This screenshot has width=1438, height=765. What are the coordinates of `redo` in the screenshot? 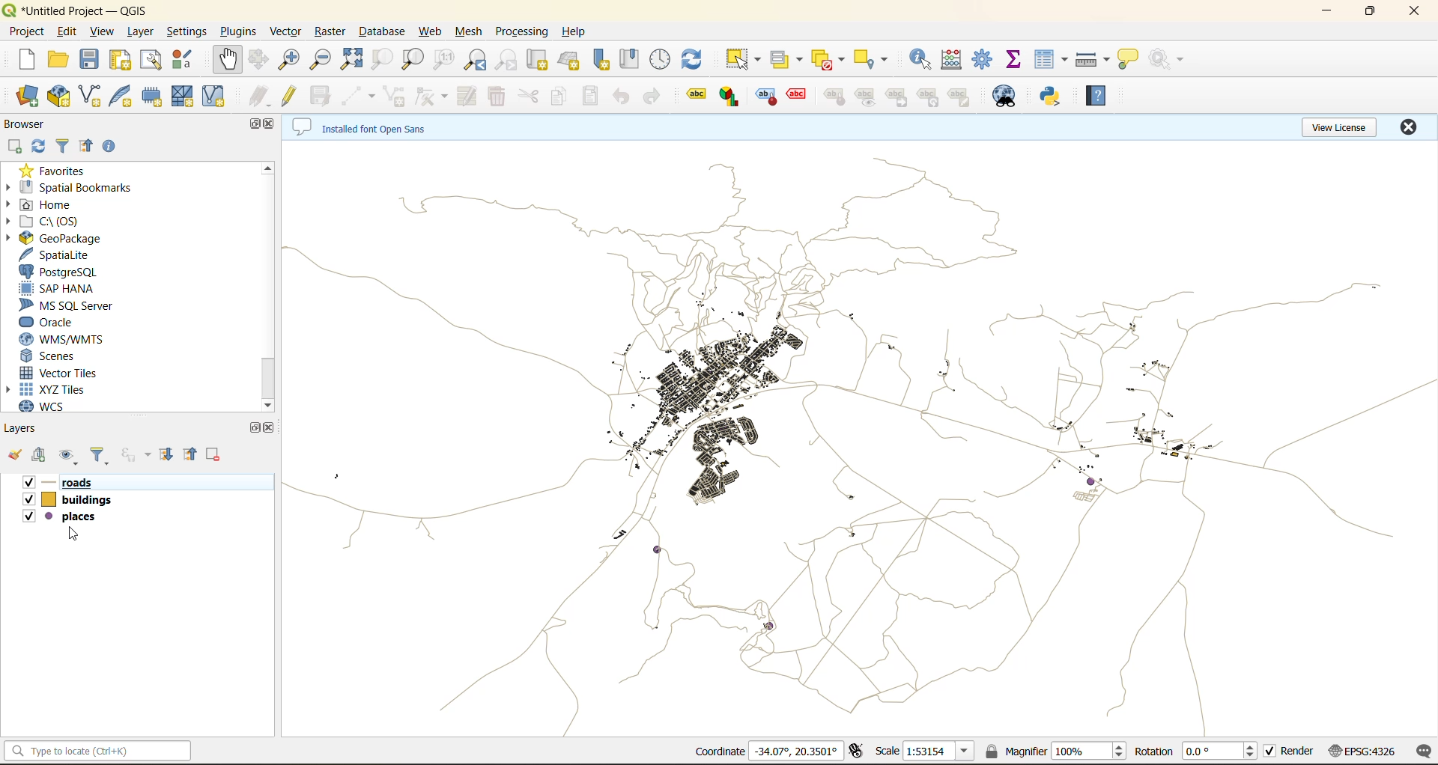 It's located at (655, 97).